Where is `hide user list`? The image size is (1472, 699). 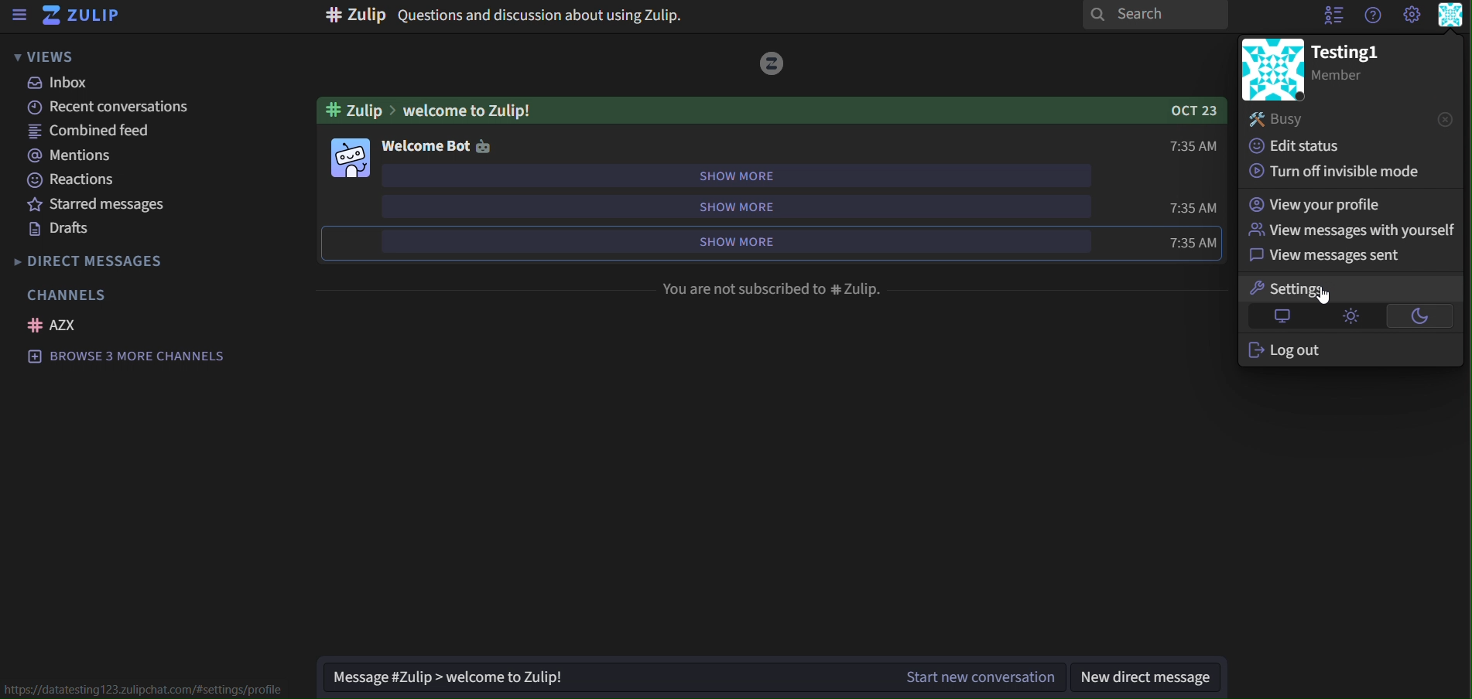
hide user list is located at coordinates (1329, 16).